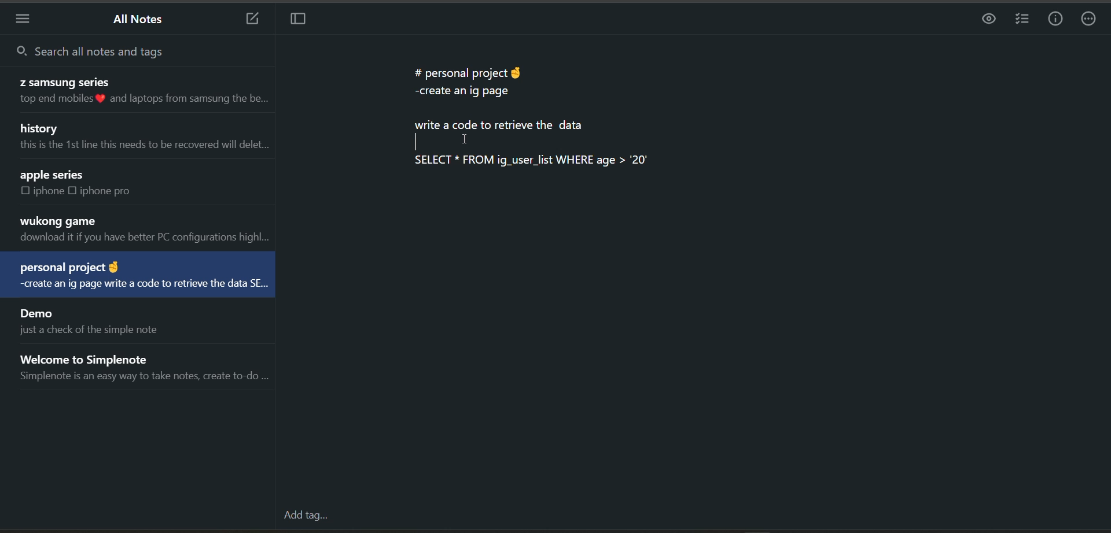 The height and width of the screenshot is (533, 1111). Describe the element at coordinates (523, 121) in the screenshot. I see `# personal project &

-create an ig page

write a code to retrieve the data

| I

SELECT * FROM ig_user_list WHERE age > "20` at that location.